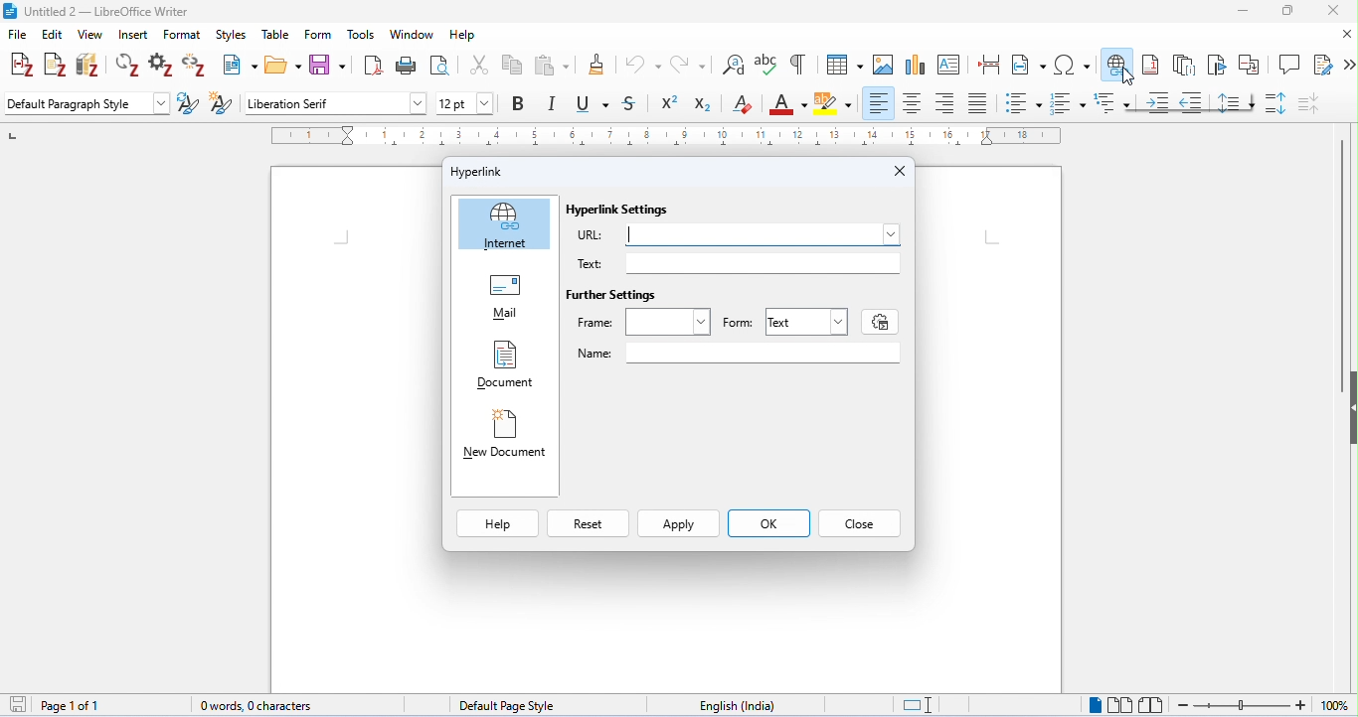 The width and height of the screenshot is (1358, 717). What do you see at coordinates (412, 35) in the screenshot?
I see `window` at bounding box center [412, 35].